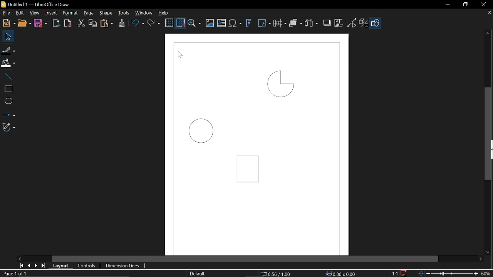 The height and width of the screenshot is (277, 493). What do you see at coordinates (244, 259) in the screenshot?
I see `Horizontal scrollbar` at bounding box center [244, 259].